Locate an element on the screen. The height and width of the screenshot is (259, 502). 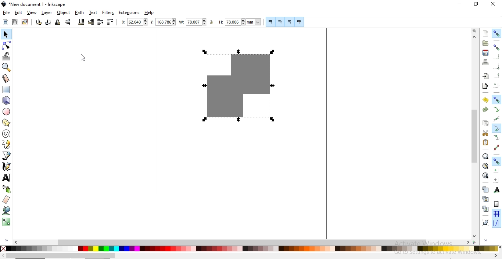
snap text anchors and baselines is located at coordinates (496, 191).